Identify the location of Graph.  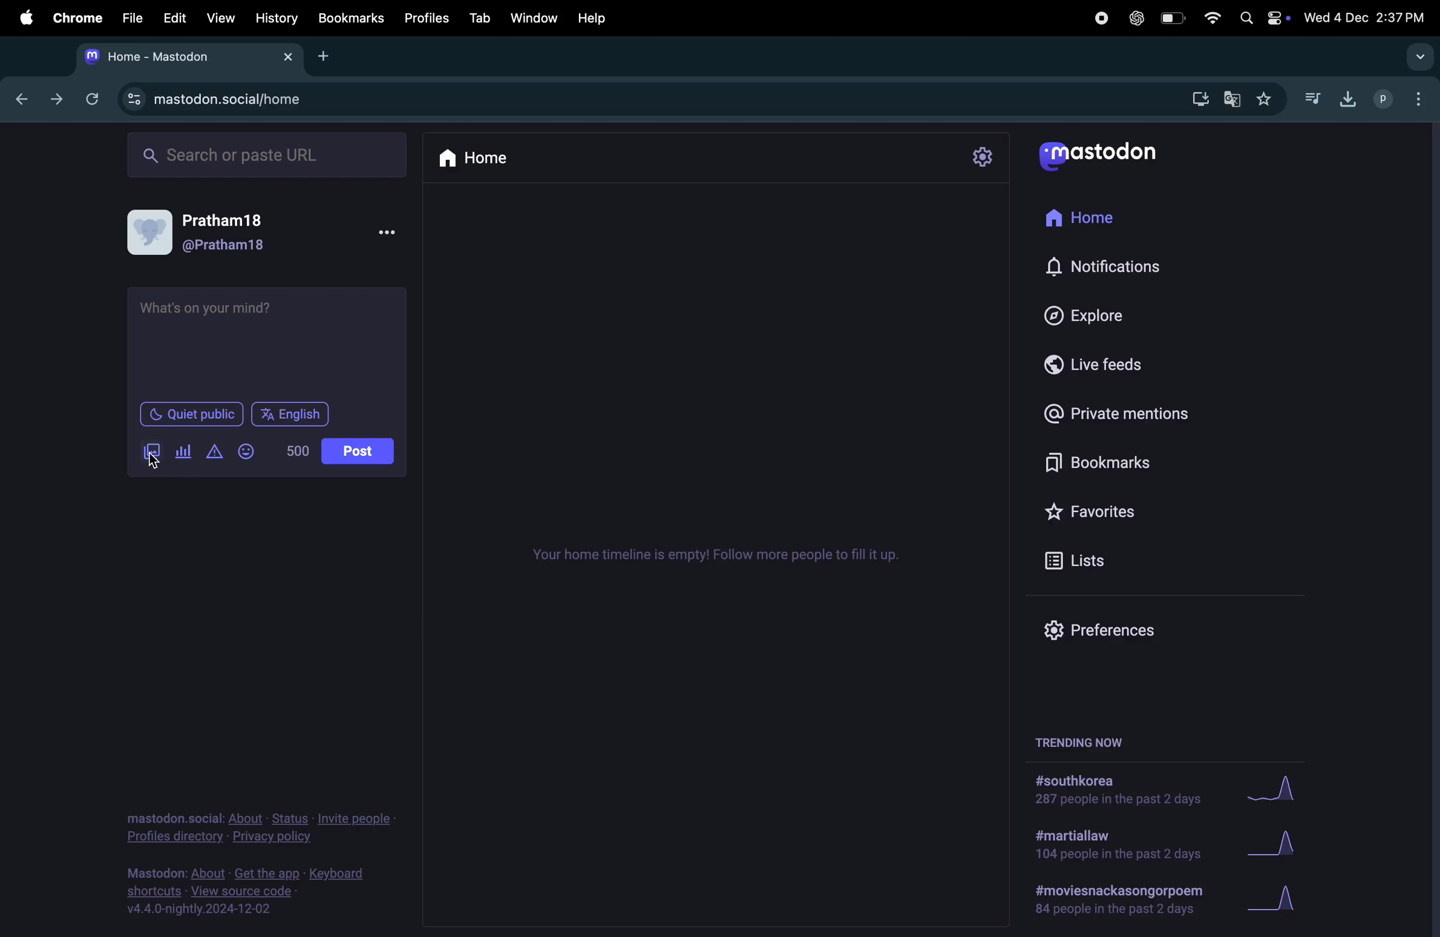
(1275, 847).